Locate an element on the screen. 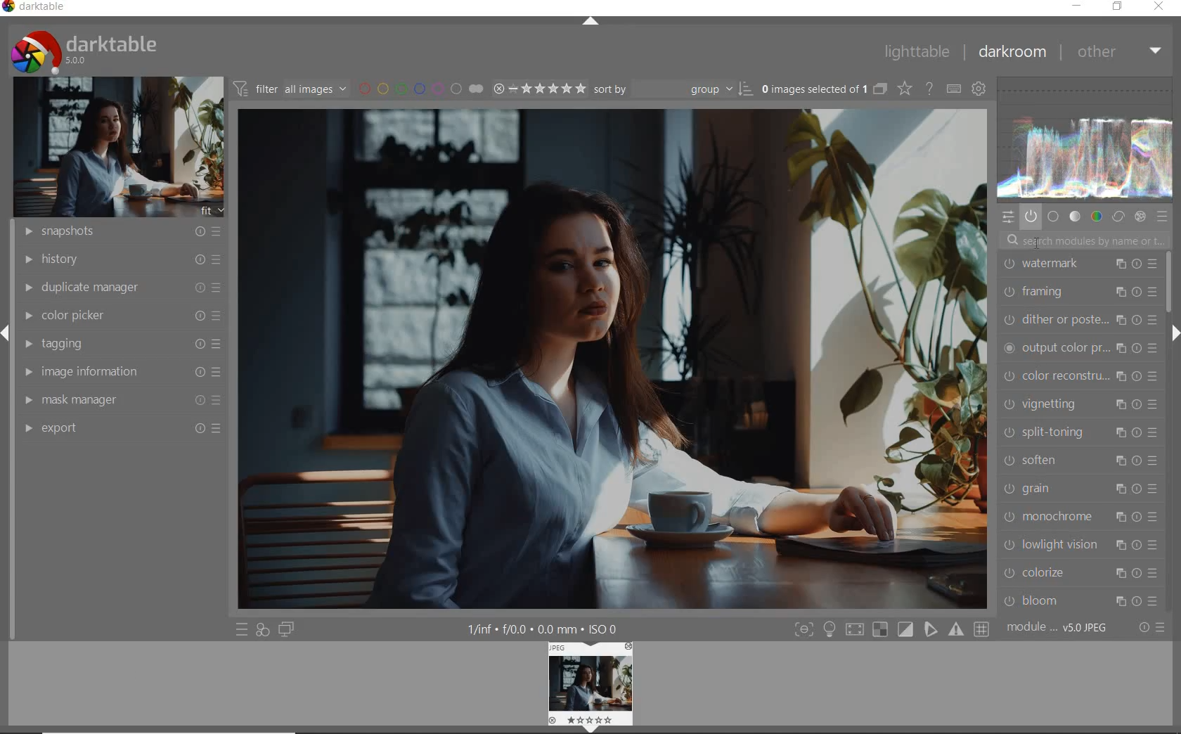 Image resolution: width=1181 pixels, height=734 pixels. output color preset is located at coordinates (1081, 349).